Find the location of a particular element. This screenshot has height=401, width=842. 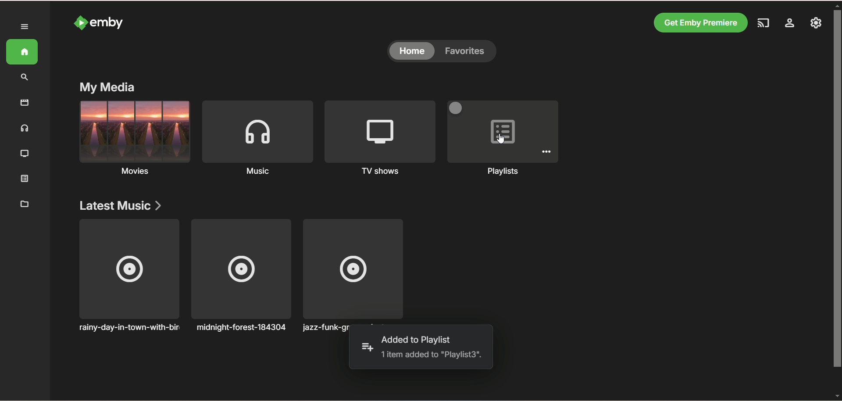

Cursor is located at coordinates (501, 139).